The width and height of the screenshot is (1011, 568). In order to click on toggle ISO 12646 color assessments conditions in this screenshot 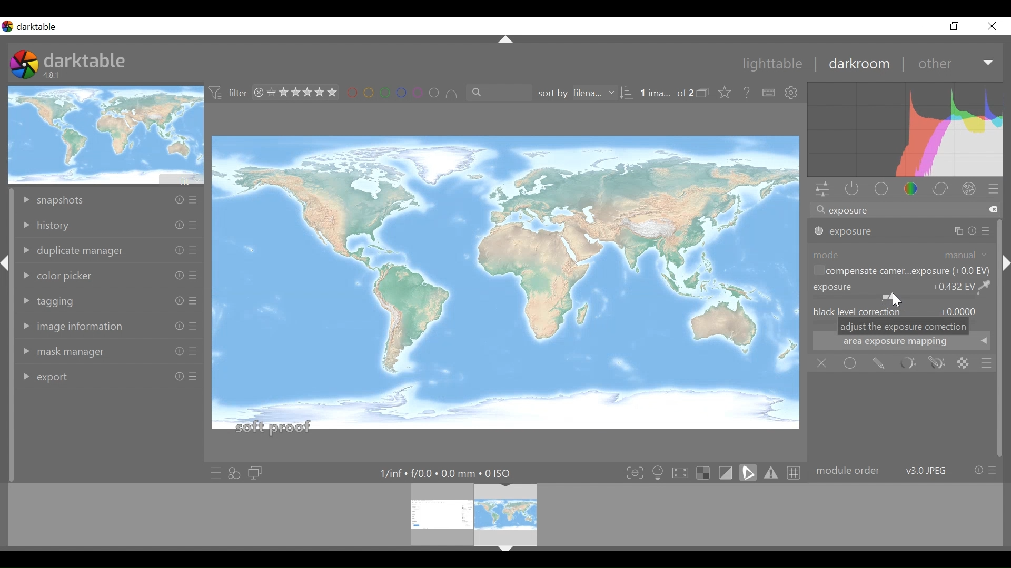, I will do `click(659, 472)`.